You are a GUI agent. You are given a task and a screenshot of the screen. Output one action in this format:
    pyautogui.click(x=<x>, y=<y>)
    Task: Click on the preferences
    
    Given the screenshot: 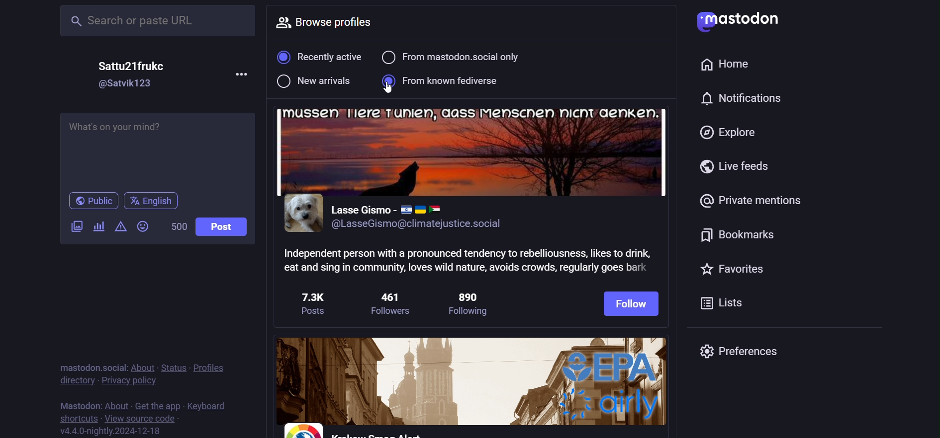 What is the action you would take?
    pyautogui.click(x=747, y=350)
    